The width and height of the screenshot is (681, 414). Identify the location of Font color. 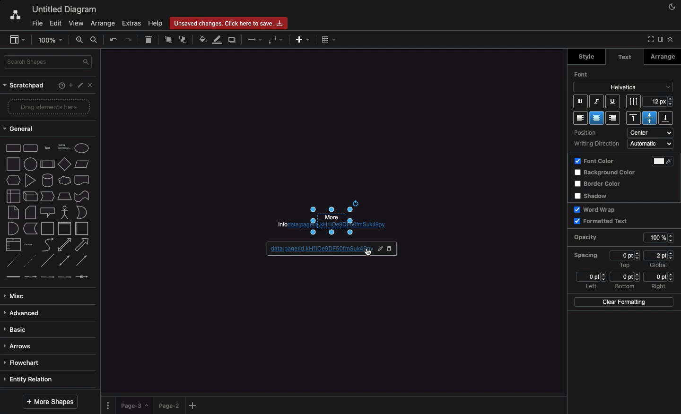
(594, 162).